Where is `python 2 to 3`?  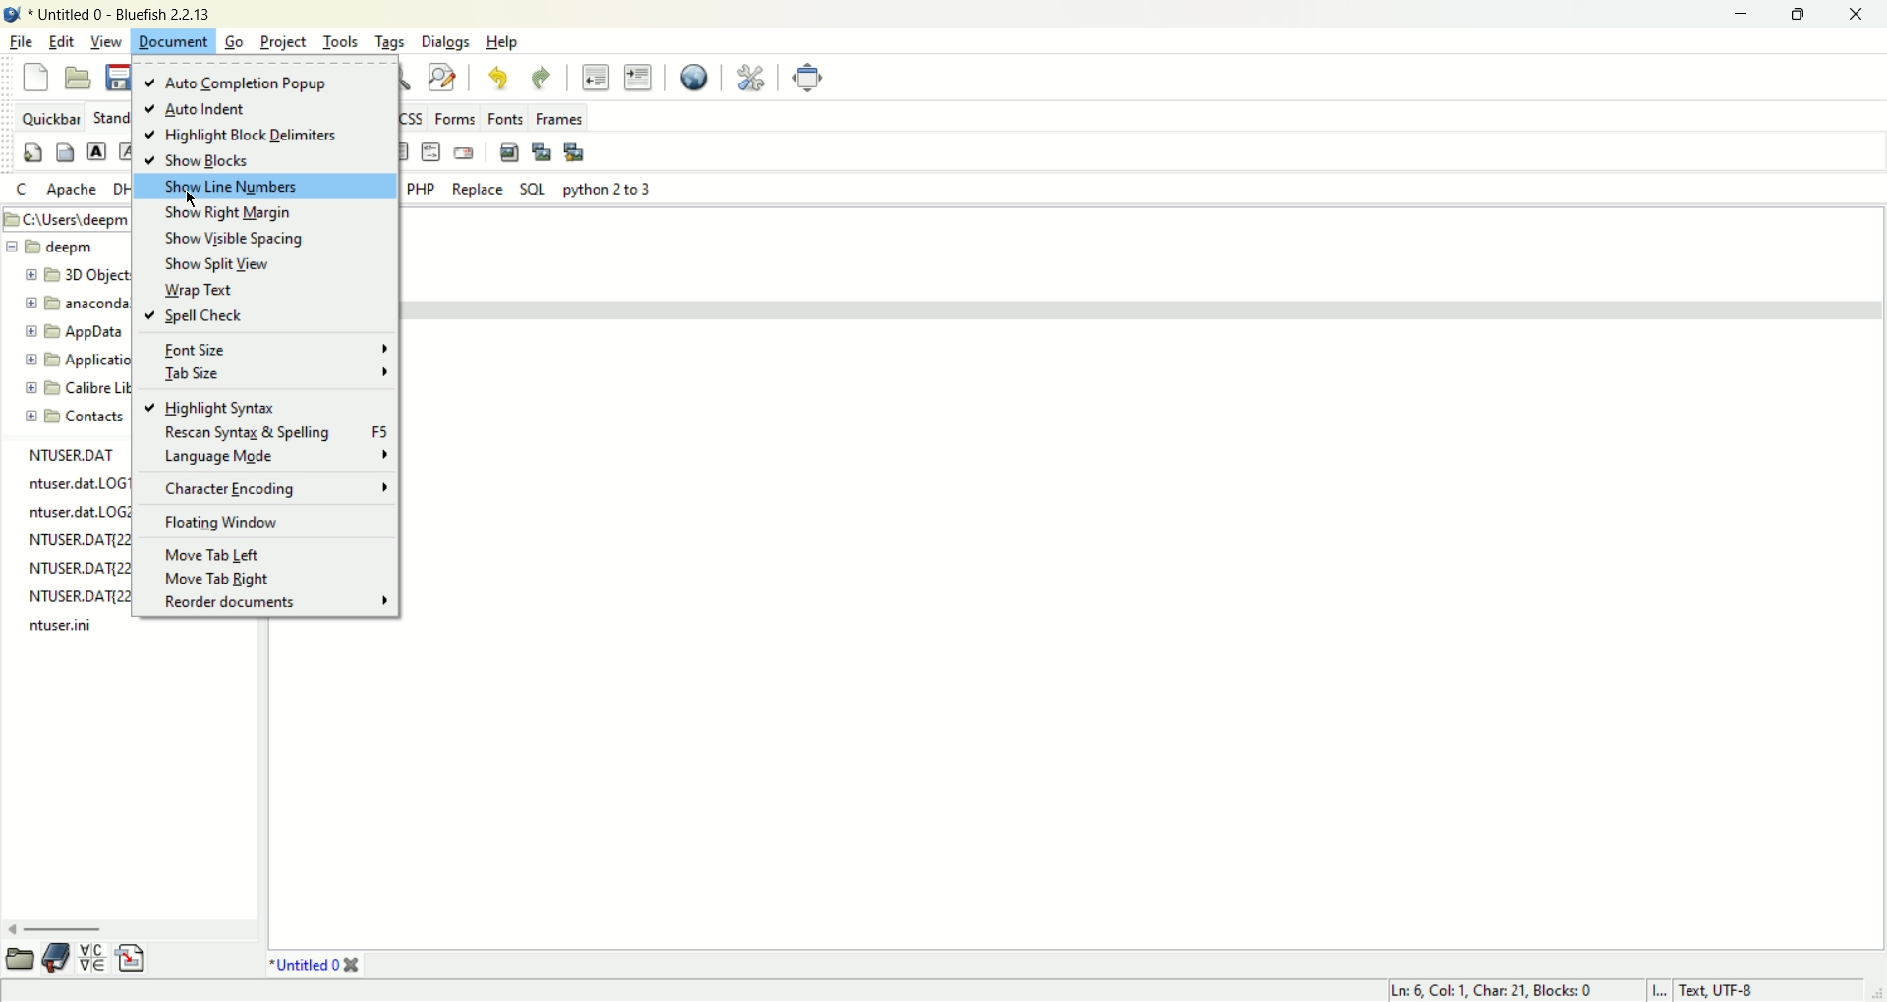 python 2 to 3 is located at coordinates (607, 192).